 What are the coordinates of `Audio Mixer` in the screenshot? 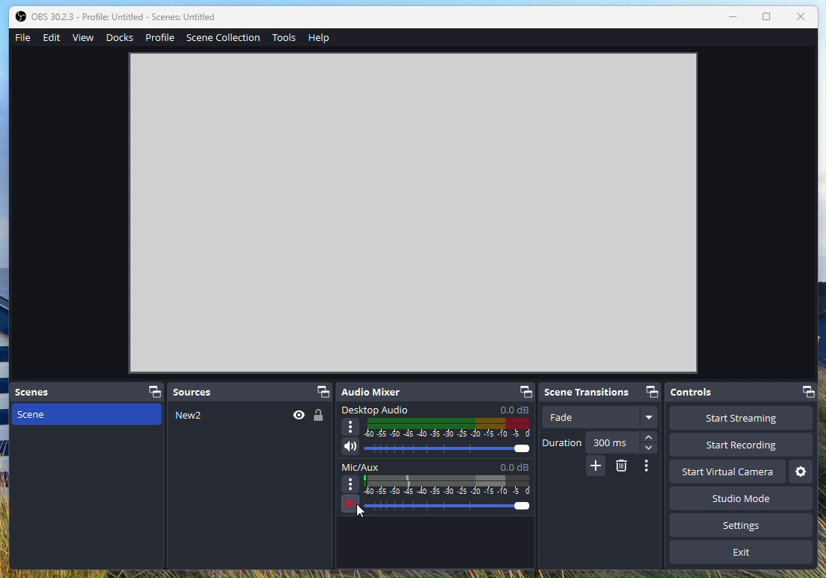 It's located at (435, 393).